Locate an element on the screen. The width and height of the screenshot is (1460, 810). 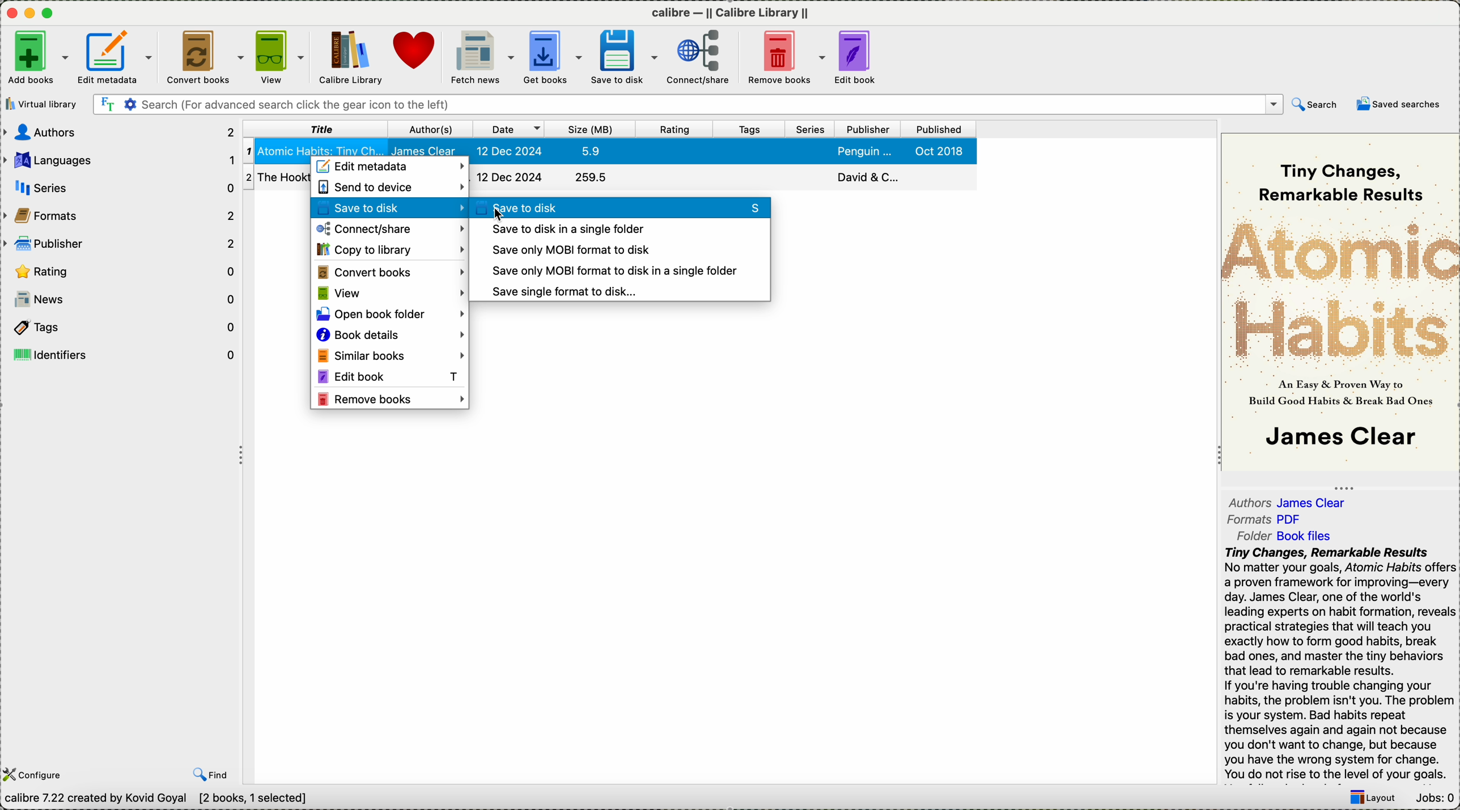
published is located at coordinates (939, 130).